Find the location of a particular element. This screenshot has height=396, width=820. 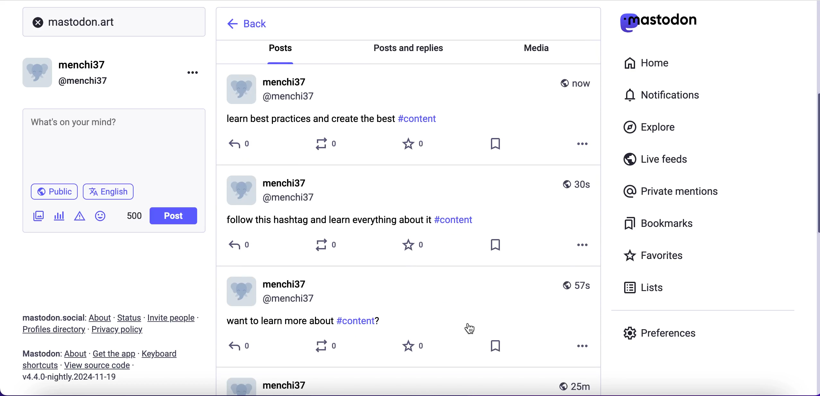

 is located at coordinates (98, 365).